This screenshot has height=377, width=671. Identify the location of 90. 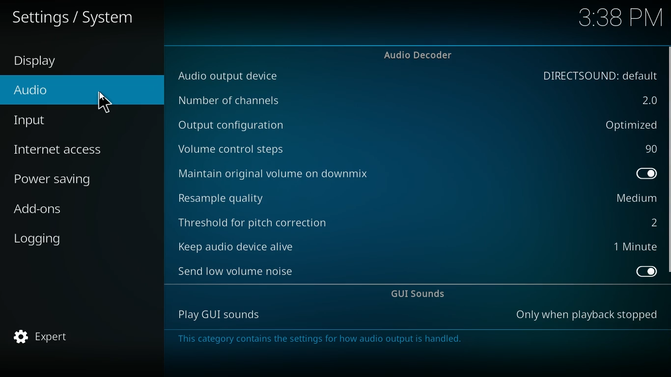
(649, 149).